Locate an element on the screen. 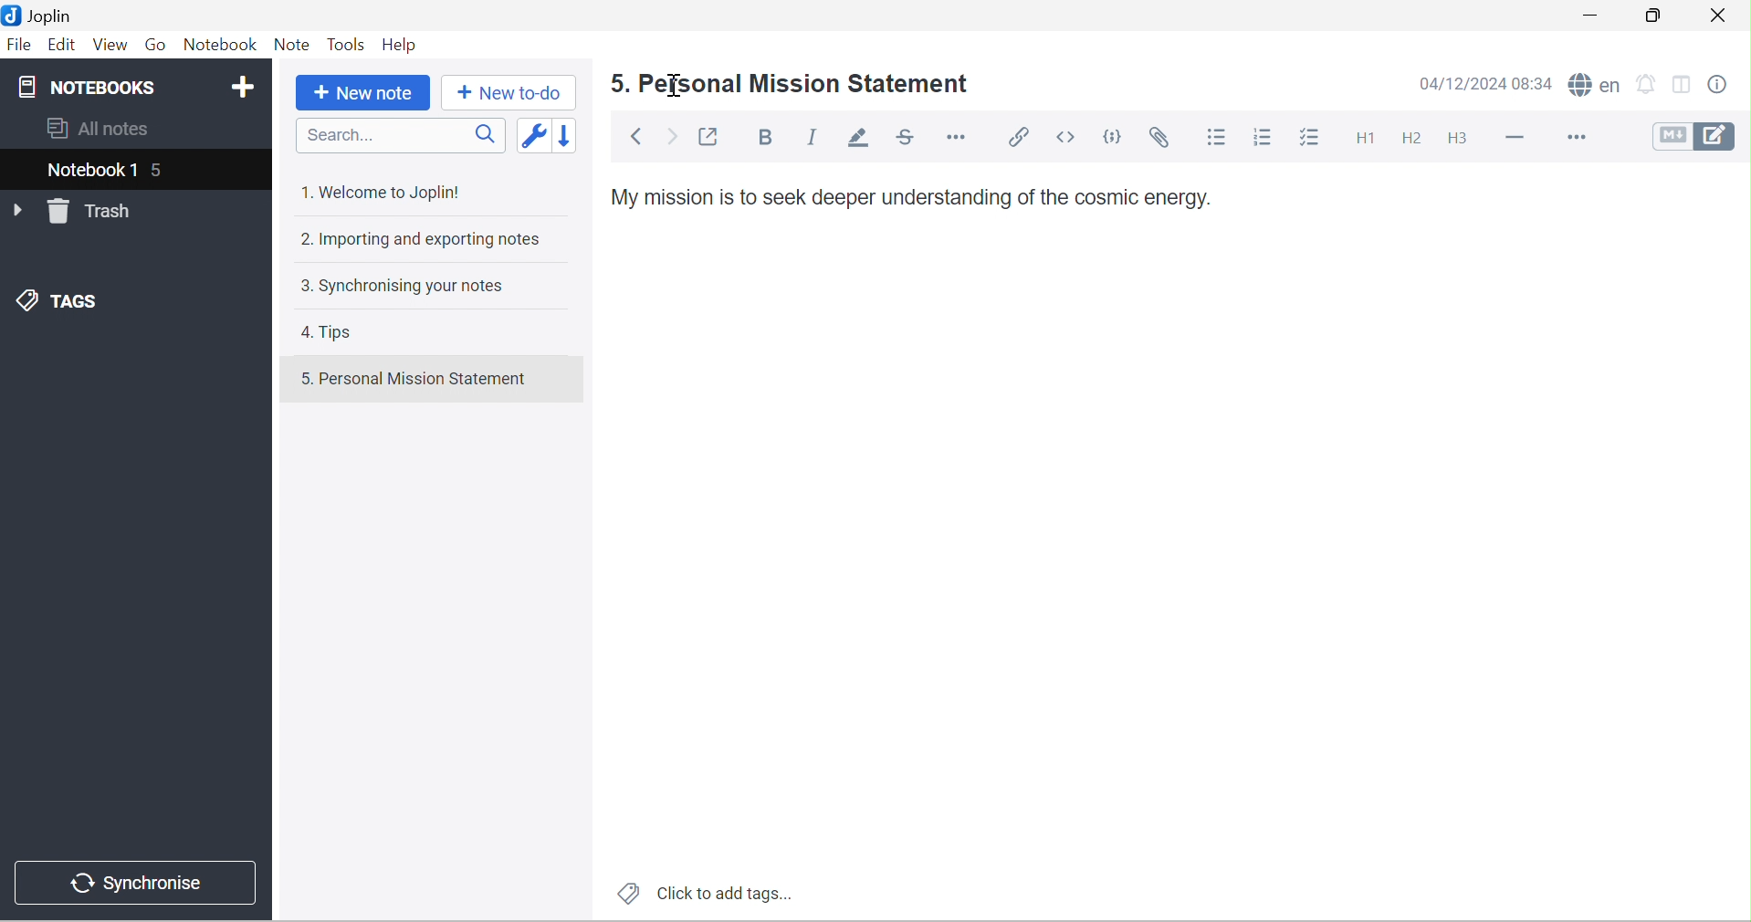 The height and width of the screenshot is (922, 1751). Go is located at coordinates (161, 45).